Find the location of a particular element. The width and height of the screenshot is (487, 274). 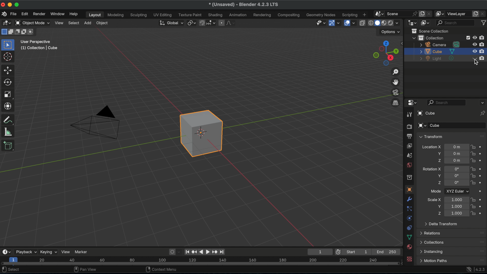

location x  is located at coordinates (431, 146).